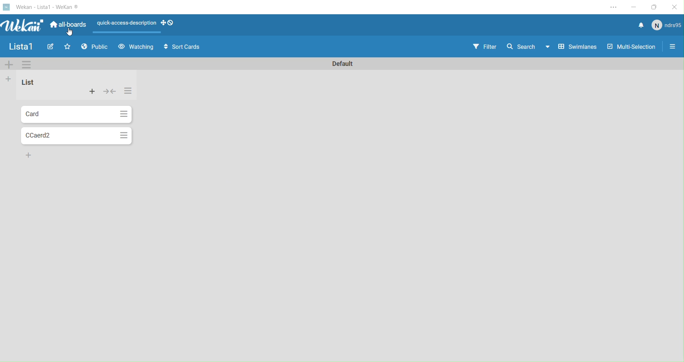 The height and width of the screenshot is (362, 684). I want to click on Sort Cards, so click(179, 48).